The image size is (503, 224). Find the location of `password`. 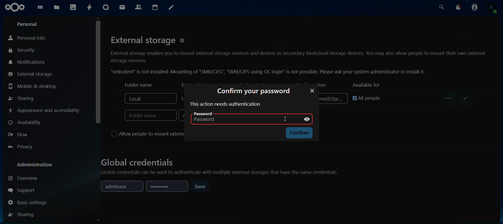

password is located at coordinates (312, 91).